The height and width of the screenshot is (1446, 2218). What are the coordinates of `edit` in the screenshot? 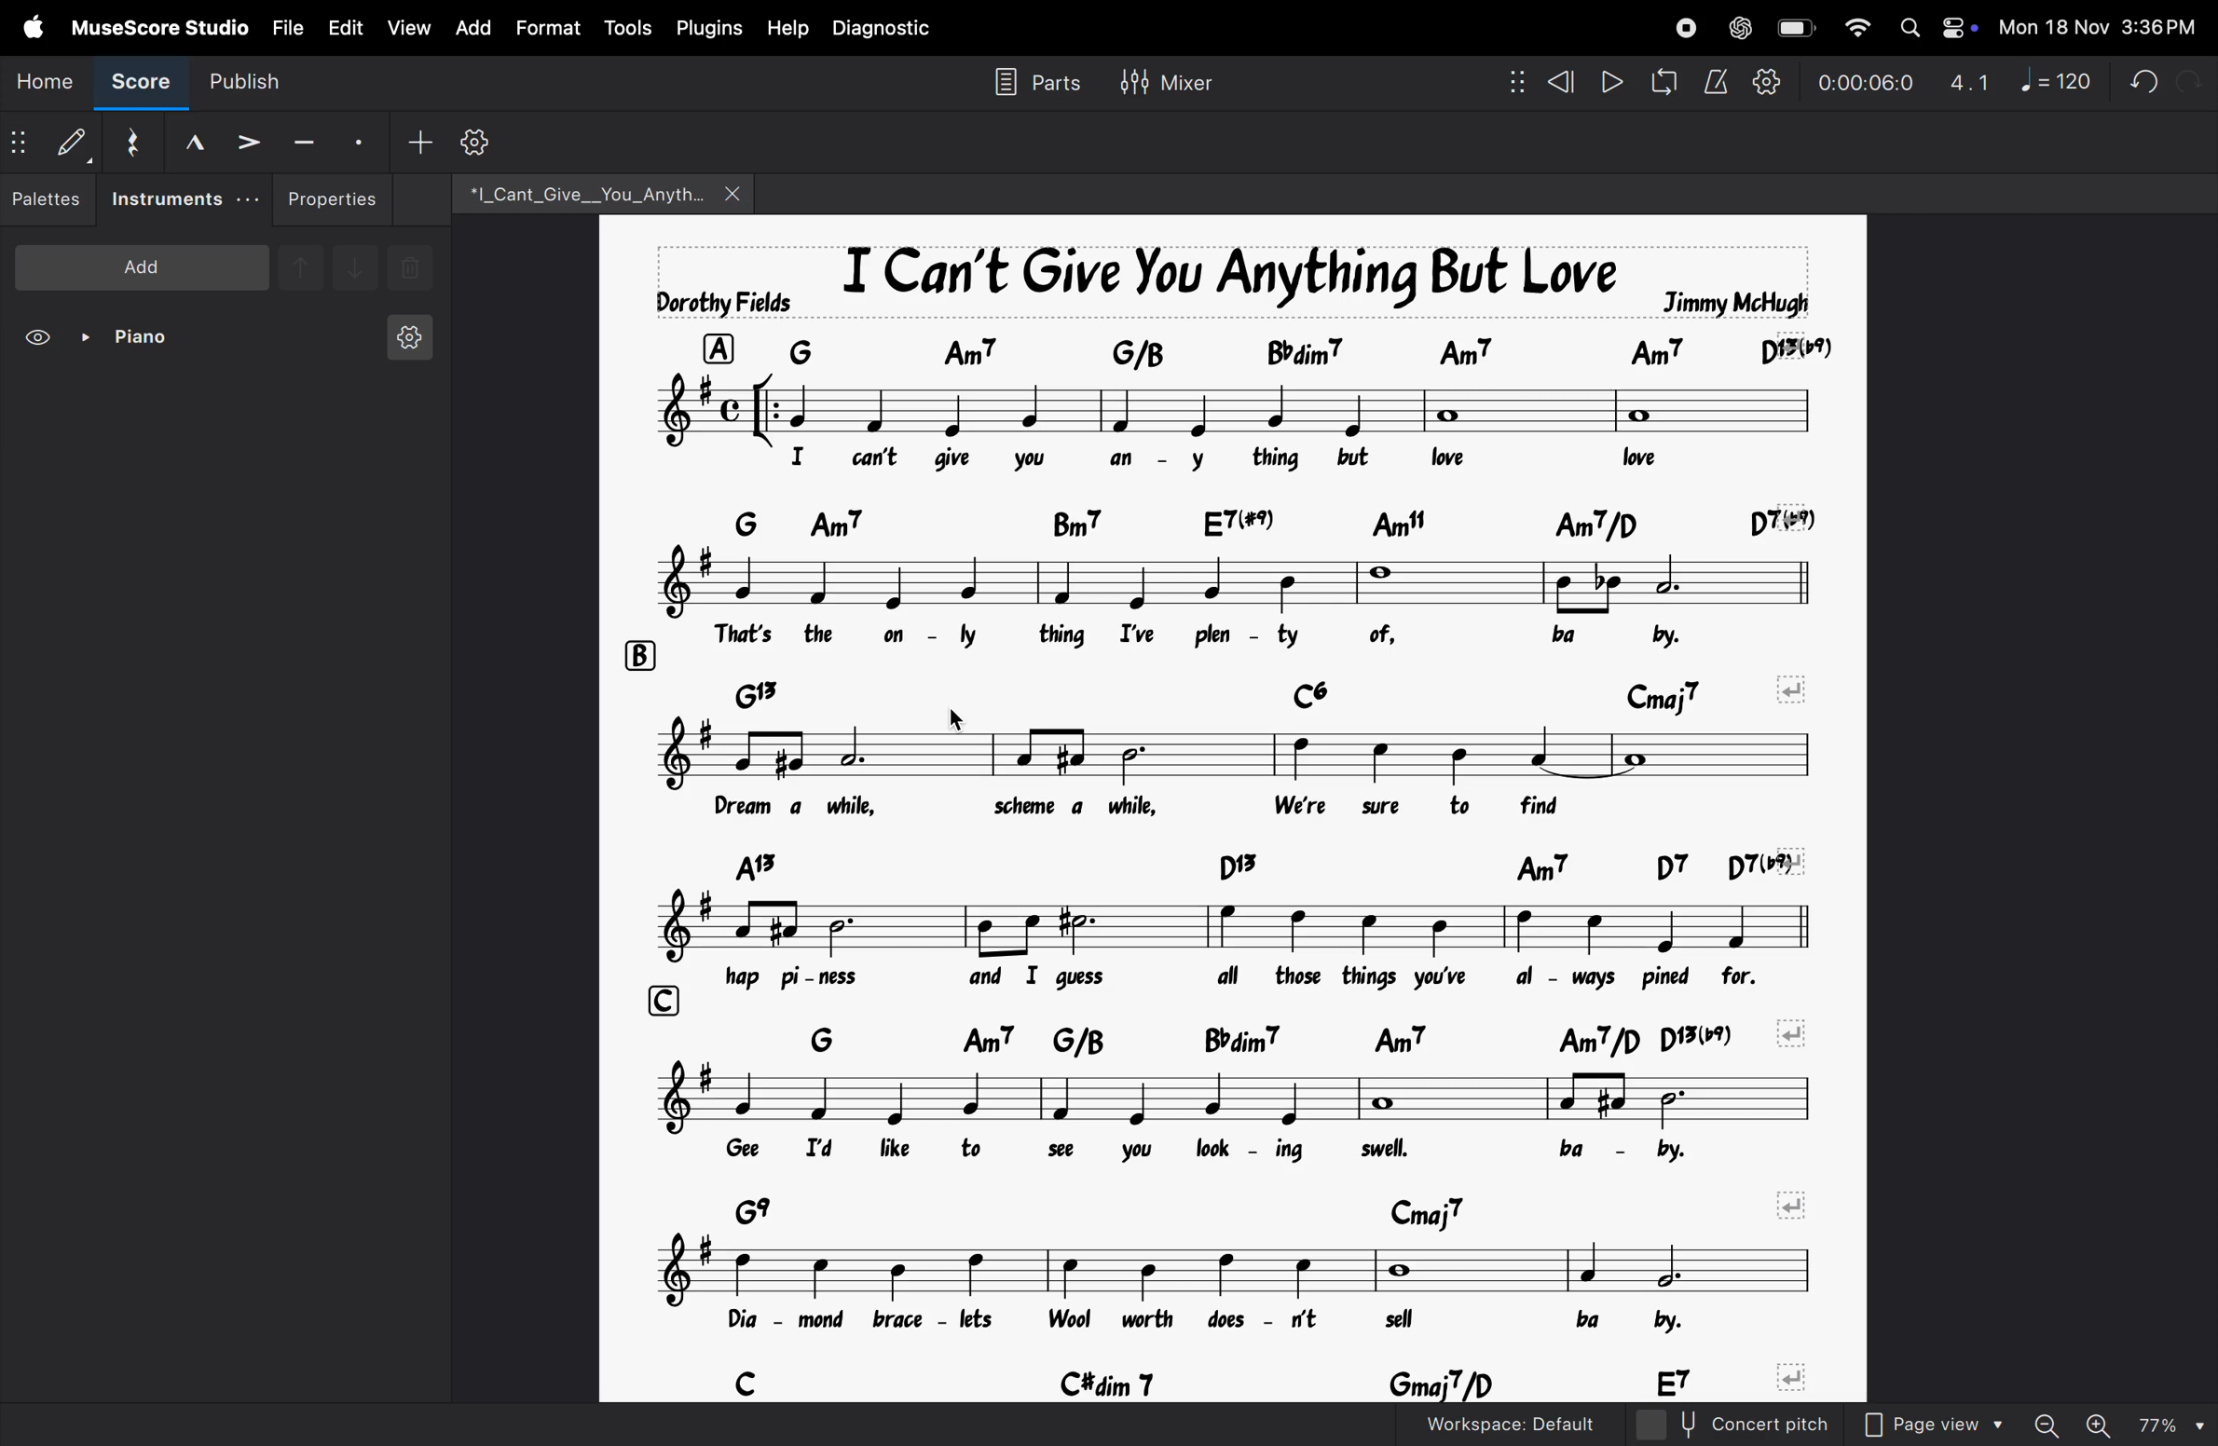 It's located at (343, 23).